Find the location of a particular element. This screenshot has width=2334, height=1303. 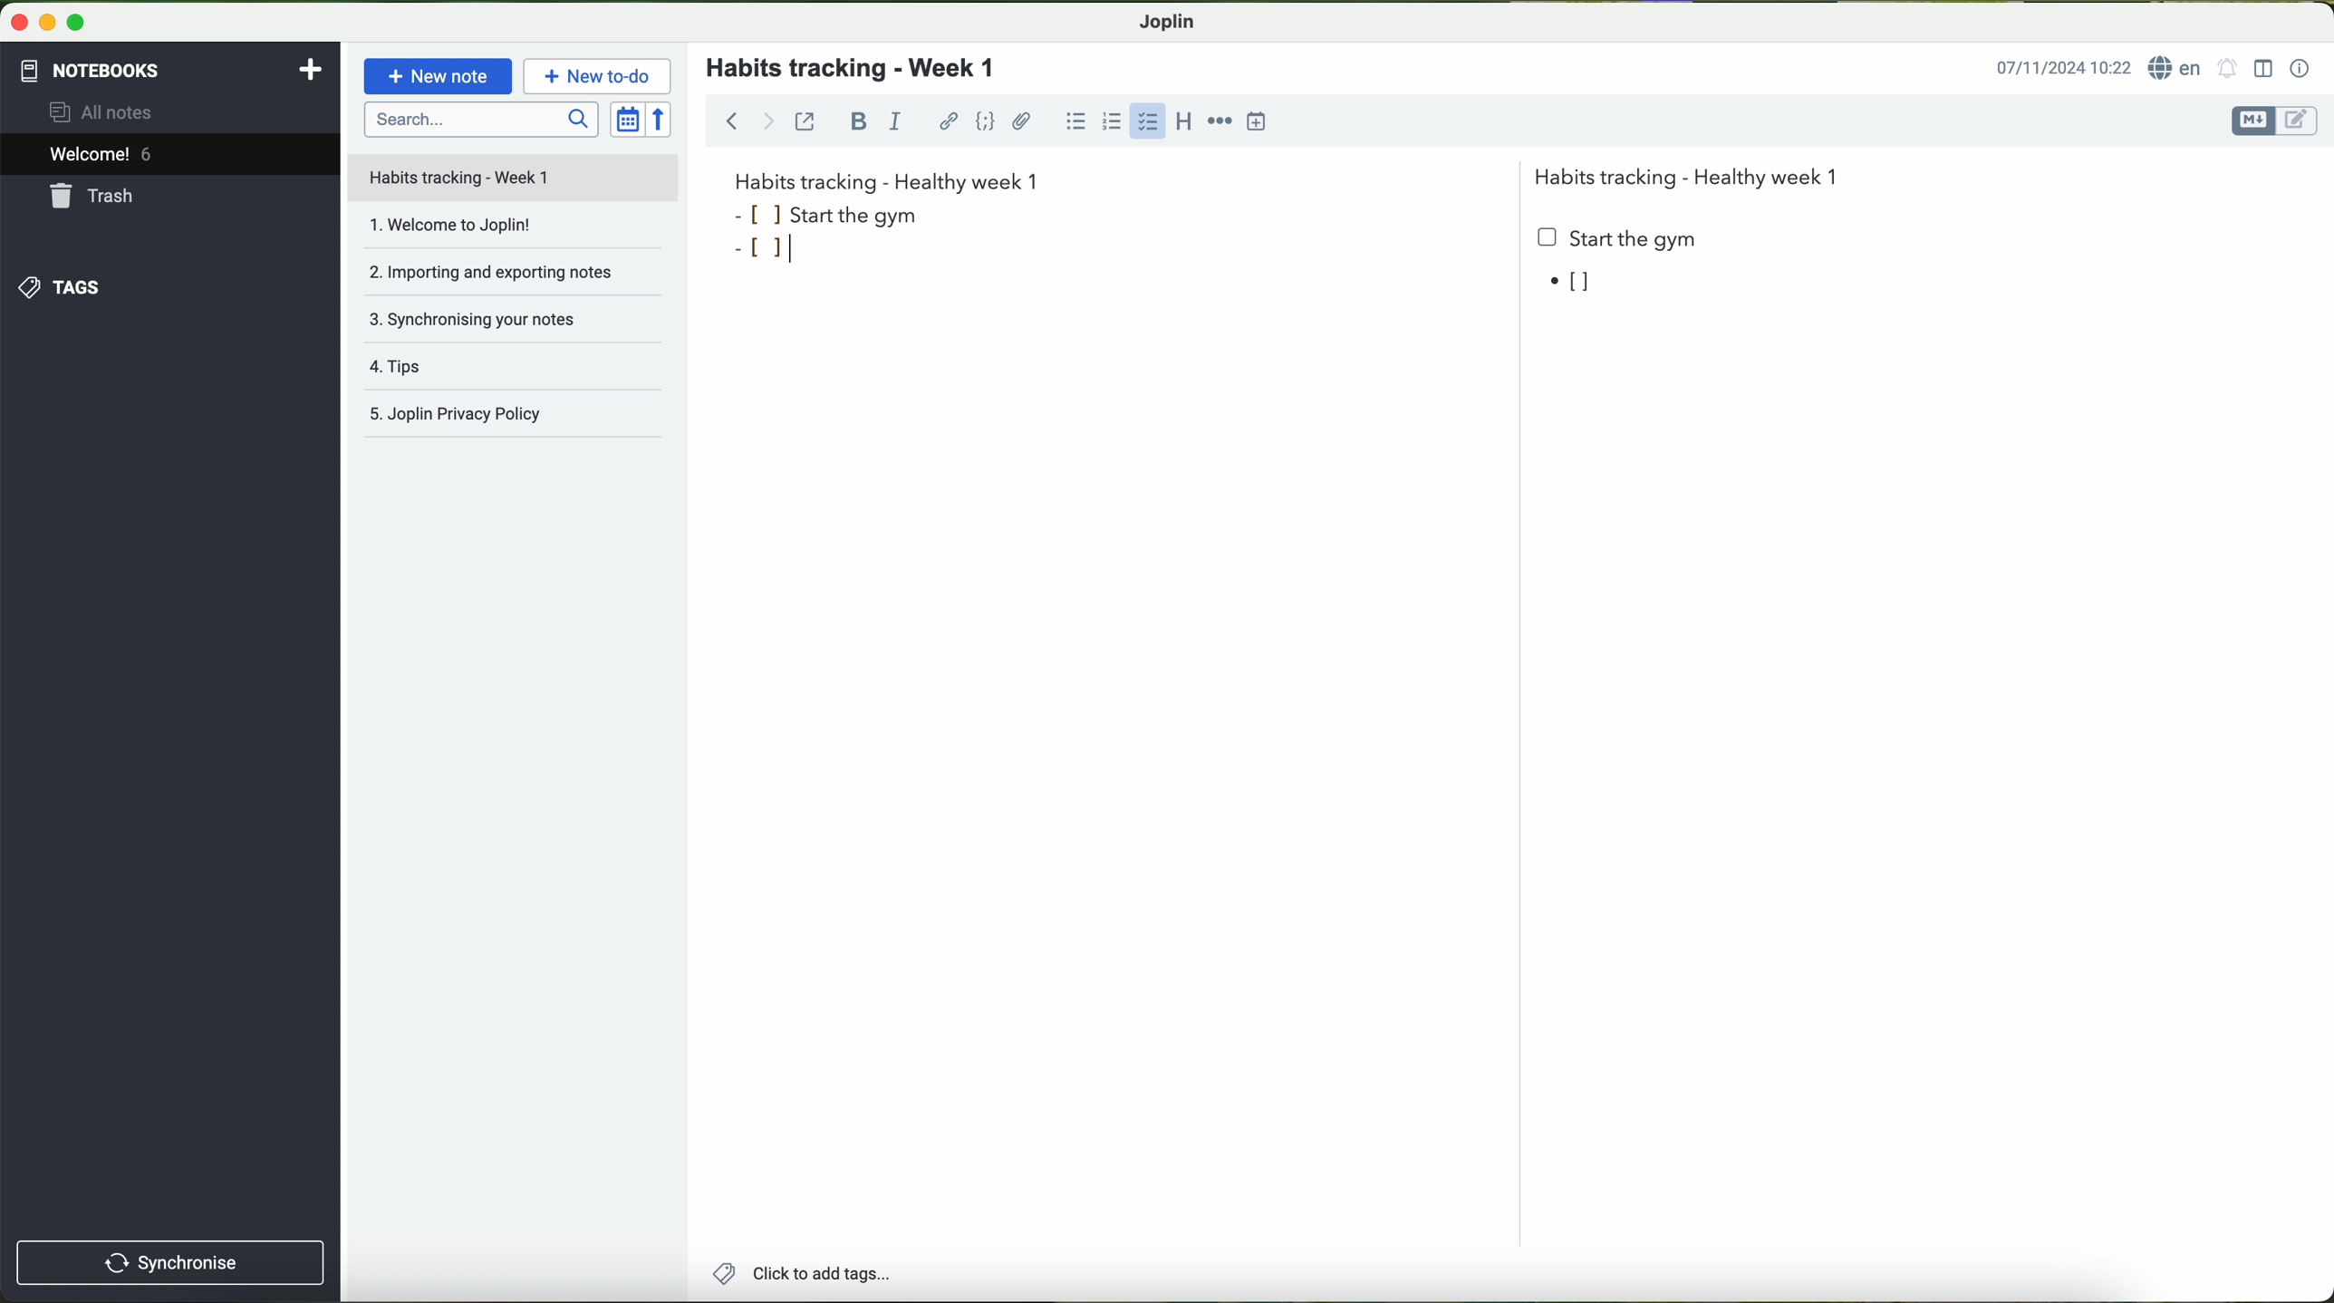

heading is located at coordinates (1186, 126).